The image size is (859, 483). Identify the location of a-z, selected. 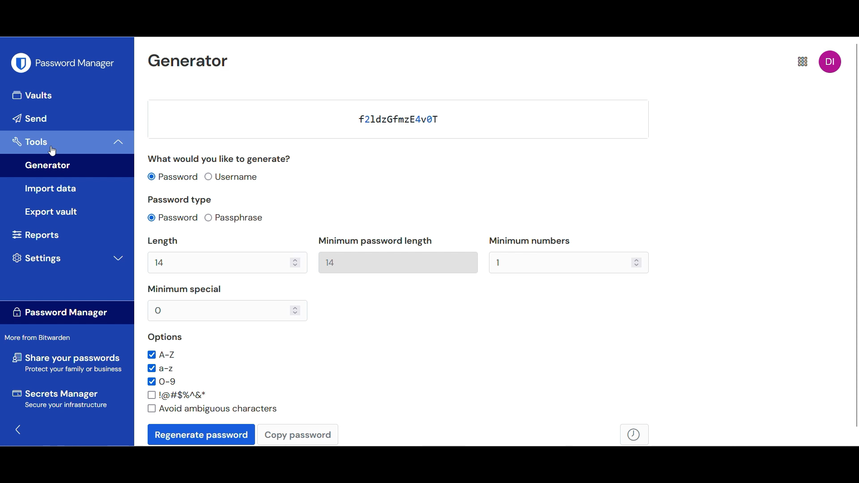
(162, 369).